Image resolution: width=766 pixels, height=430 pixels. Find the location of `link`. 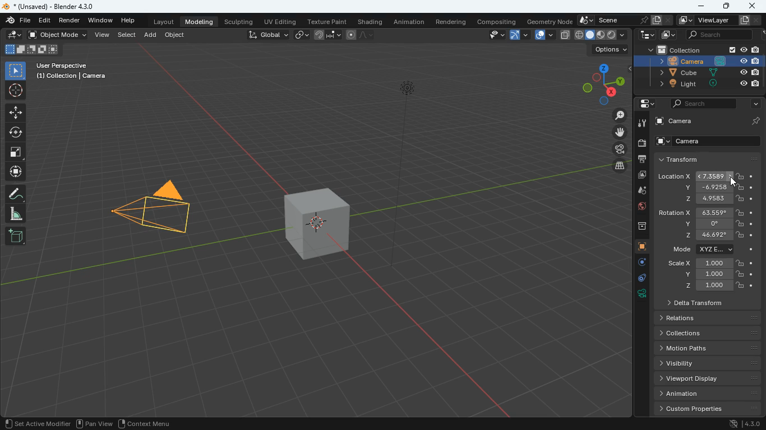

link is located at coordinates (300, 35).